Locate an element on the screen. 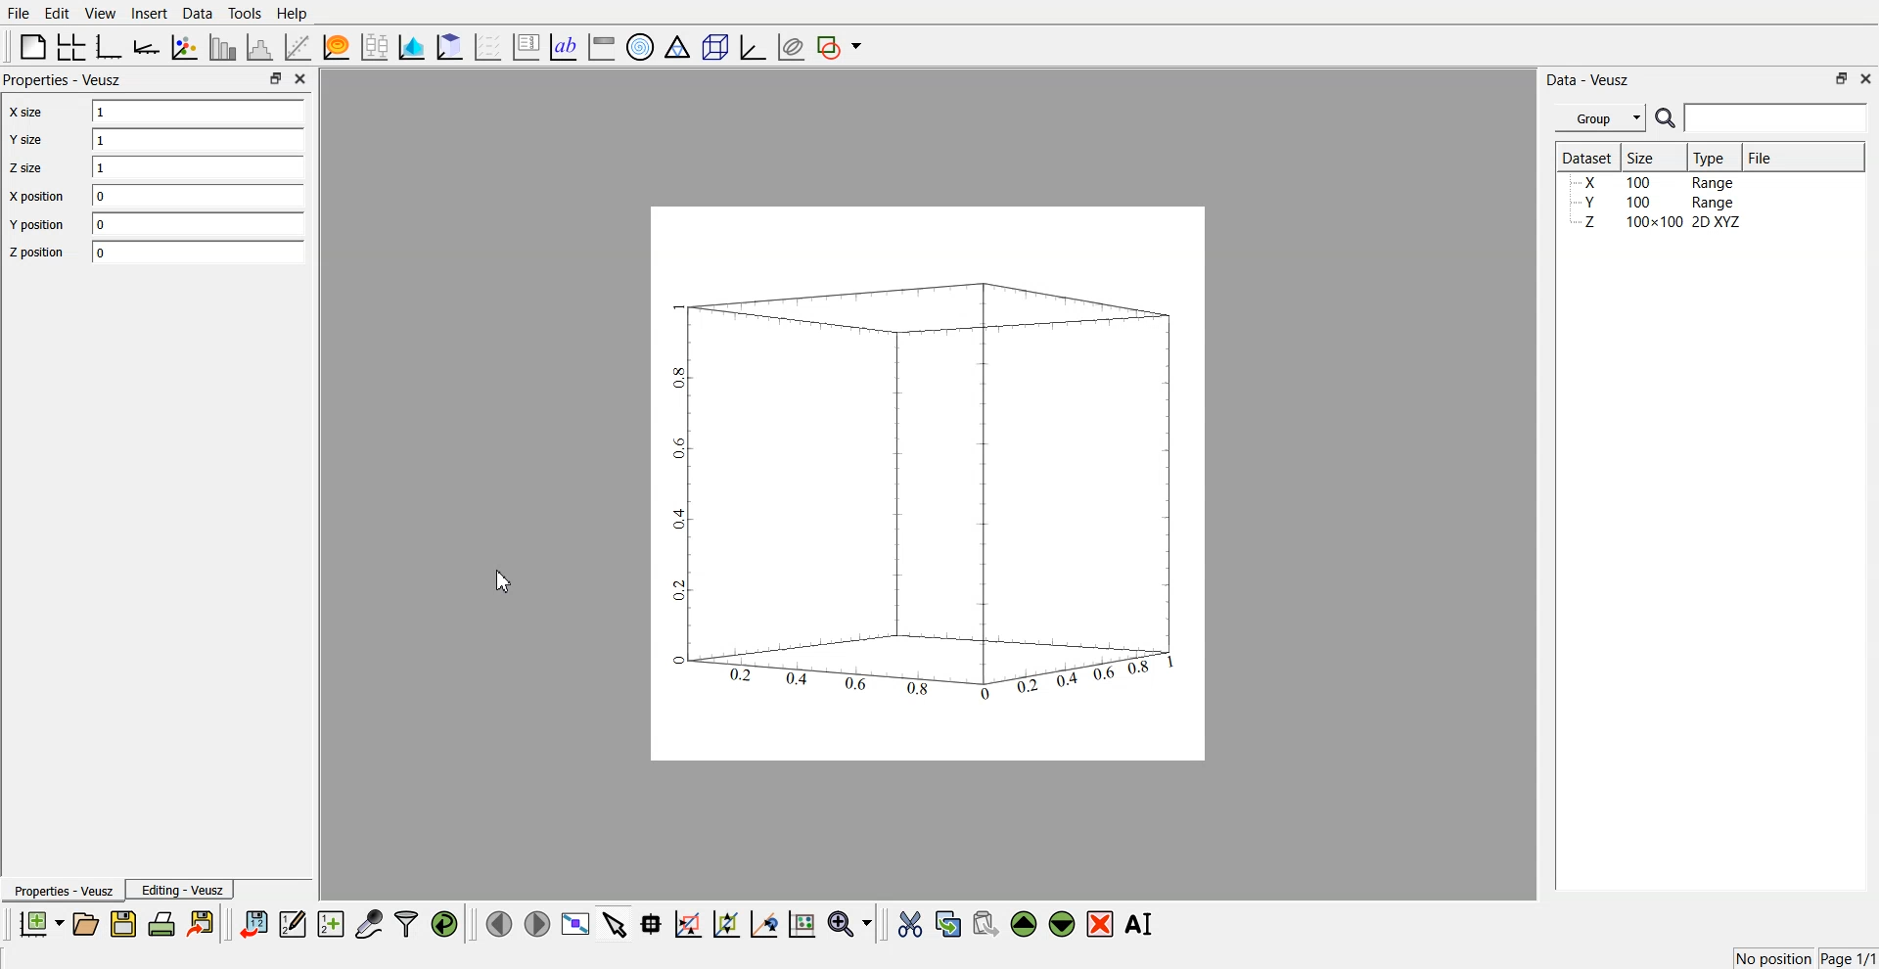 The height and width of the screenshot is (969, 1879). Plot a vector field is located at coordinates (488, 48).